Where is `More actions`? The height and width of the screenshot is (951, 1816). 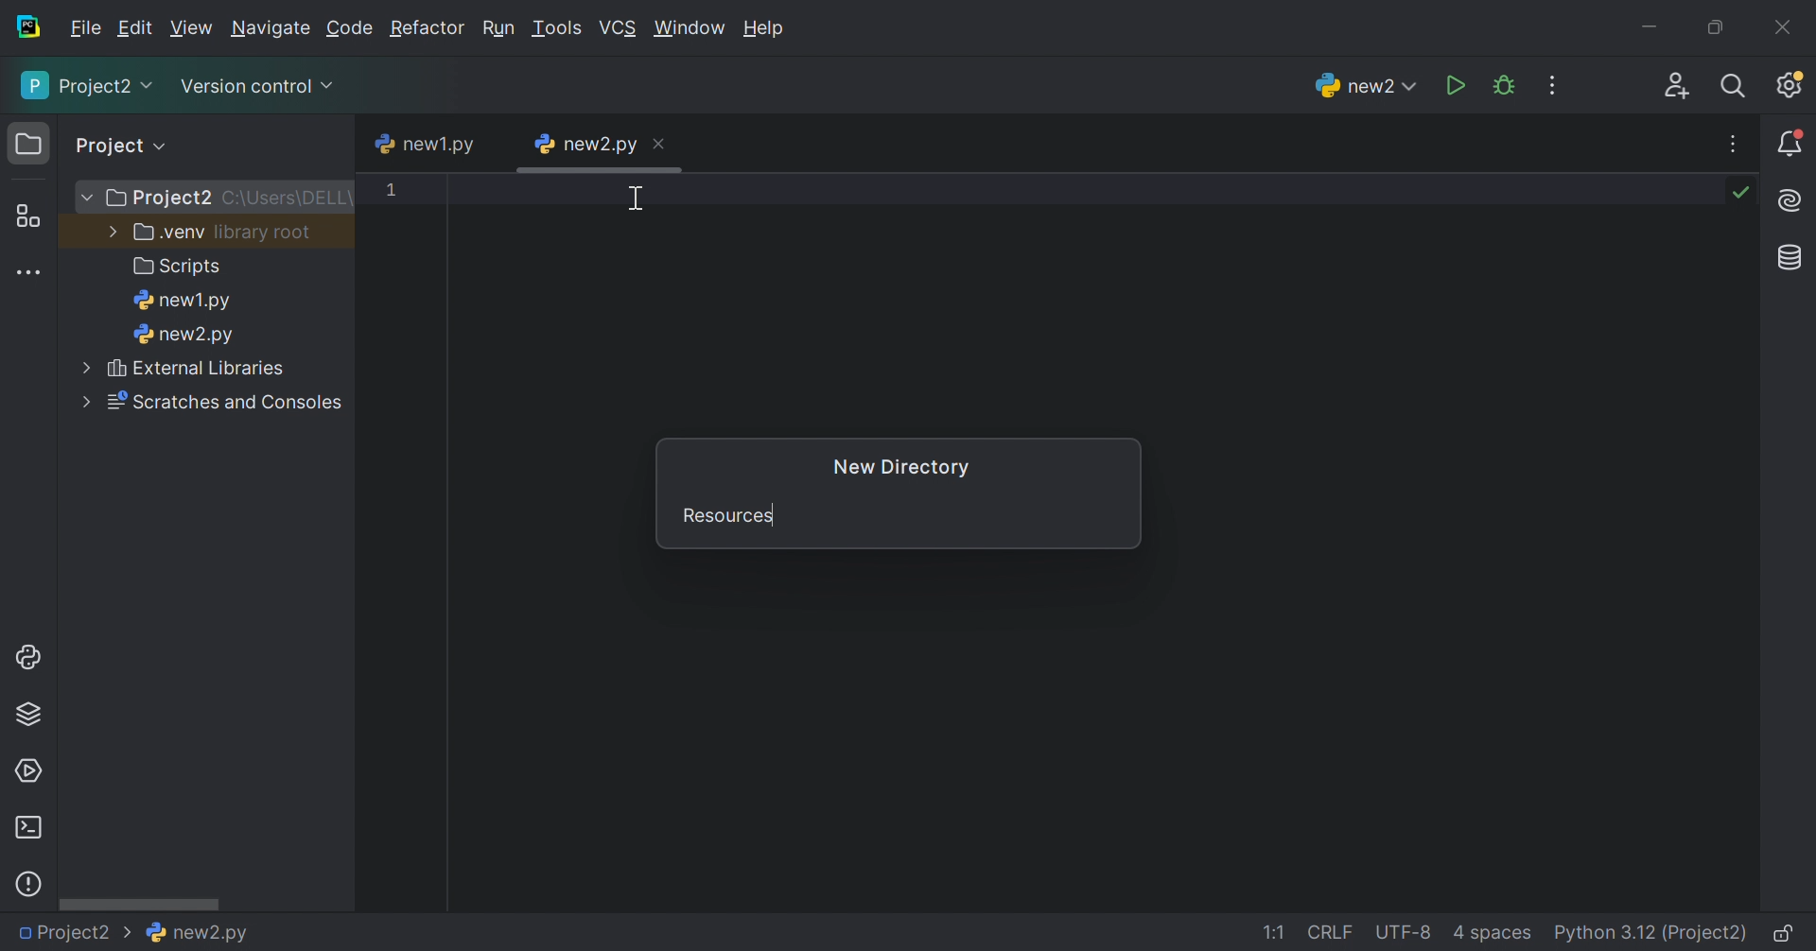 More actions is located at coordinates (1737, 144).